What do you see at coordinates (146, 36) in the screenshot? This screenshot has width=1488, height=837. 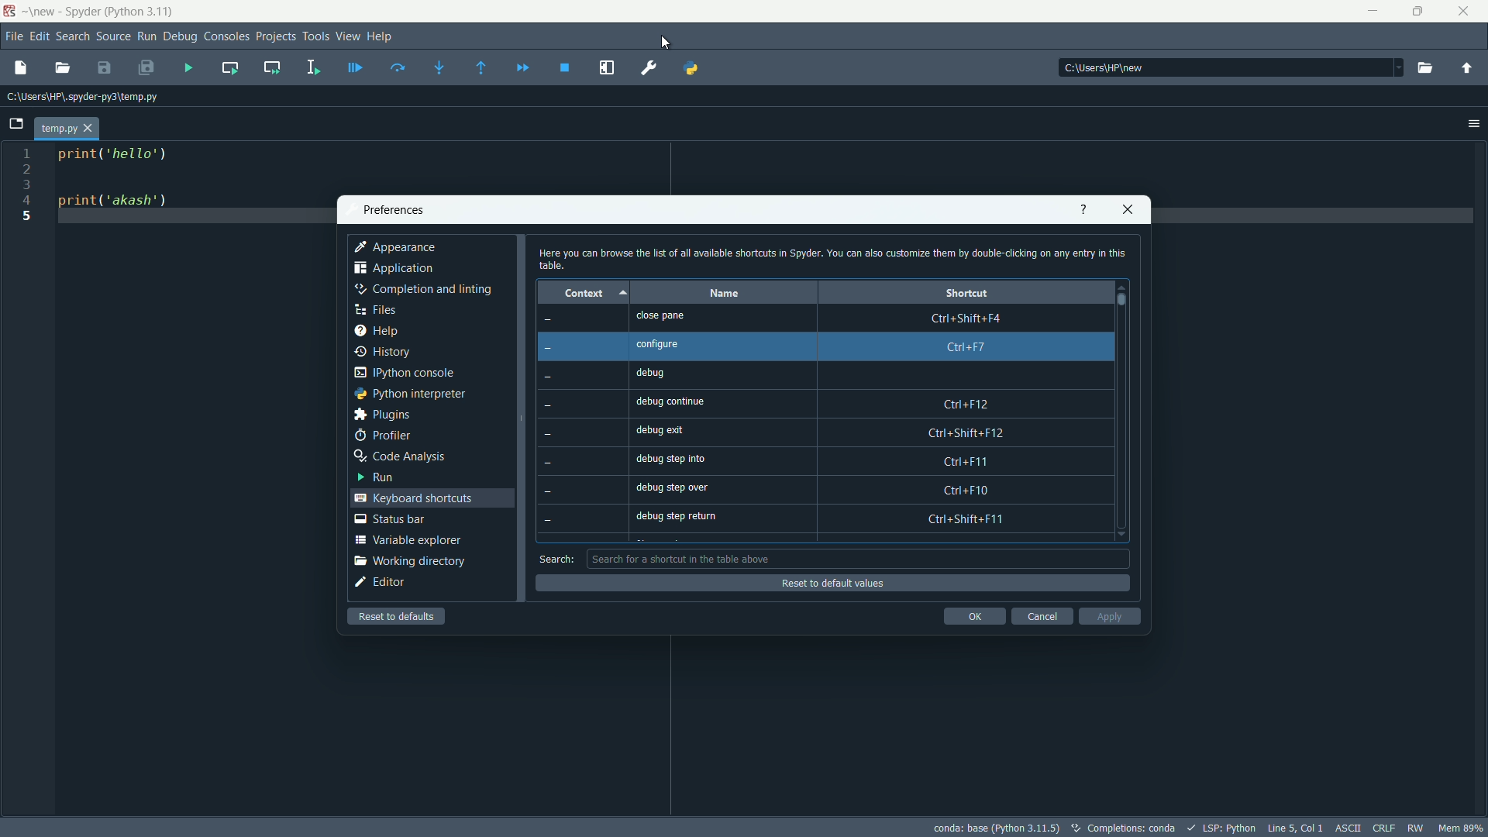 I see `run menu` at bounding box center [146, 36].